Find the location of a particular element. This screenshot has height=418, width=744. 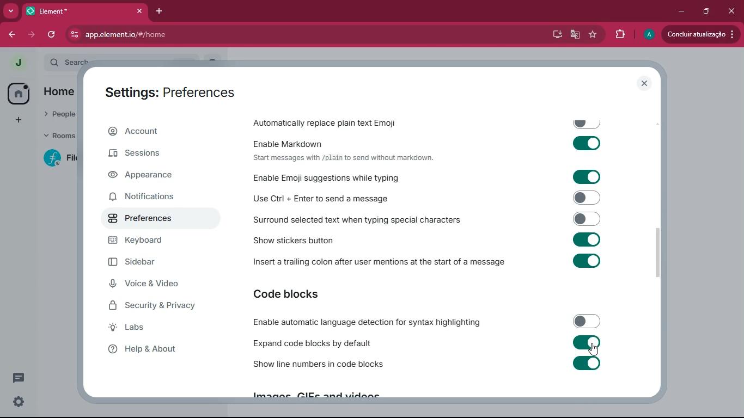

voice & video is located at coordinates (160, 284).